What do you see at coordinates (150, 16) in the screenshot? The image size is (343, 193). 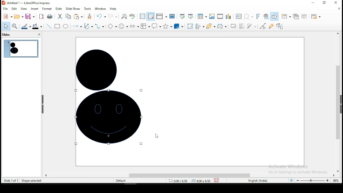 I see `snap to grid` at bounding box center [150, 16].